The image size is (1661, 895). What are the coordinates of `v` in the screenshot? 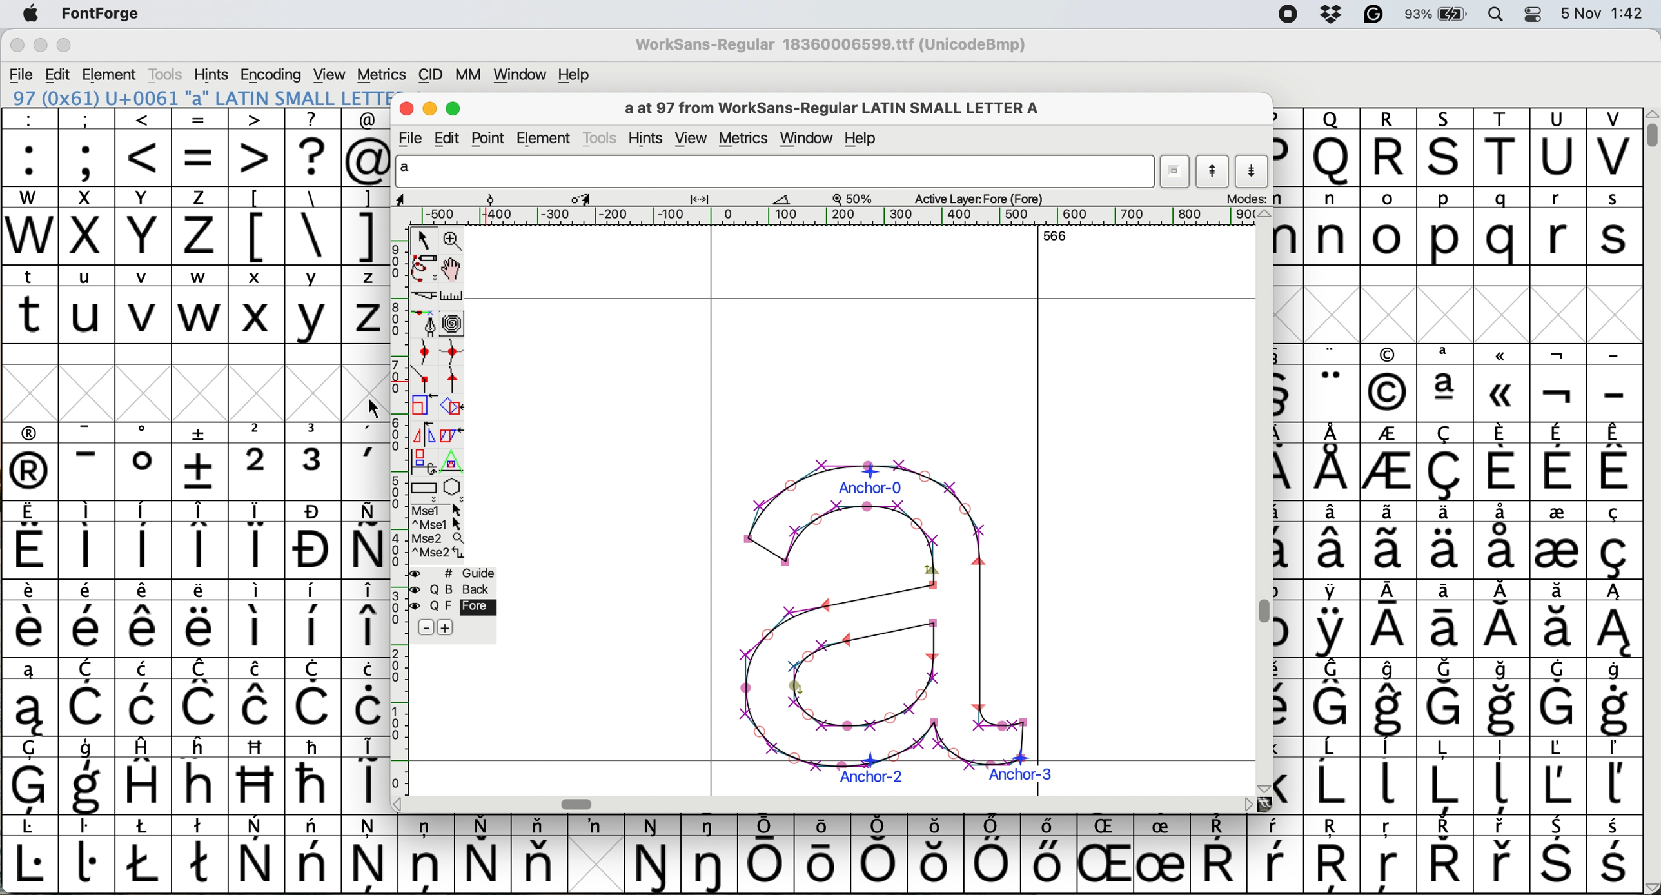 It's located at (144, 306).